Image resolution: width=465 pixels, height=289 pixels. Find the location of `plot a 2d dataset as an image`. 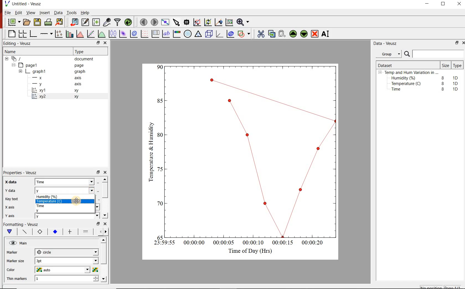

plot a 2d dataset as an image is located at coordinates (123, 34).